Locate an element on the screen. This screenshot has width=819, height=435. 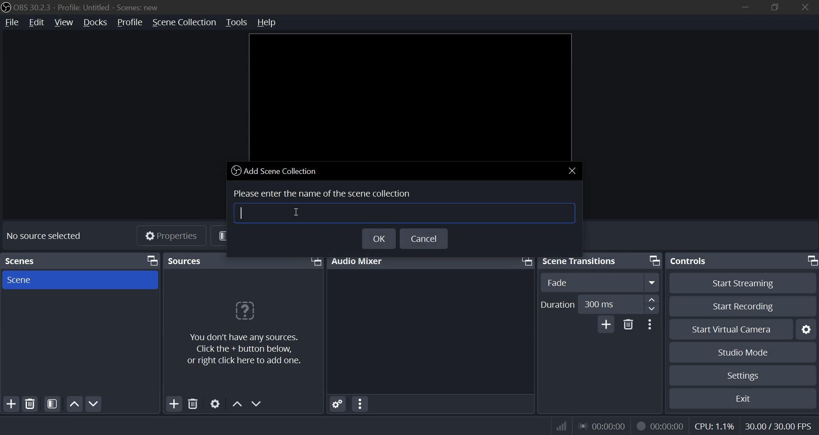
docks is located at coordinates (95, 24).